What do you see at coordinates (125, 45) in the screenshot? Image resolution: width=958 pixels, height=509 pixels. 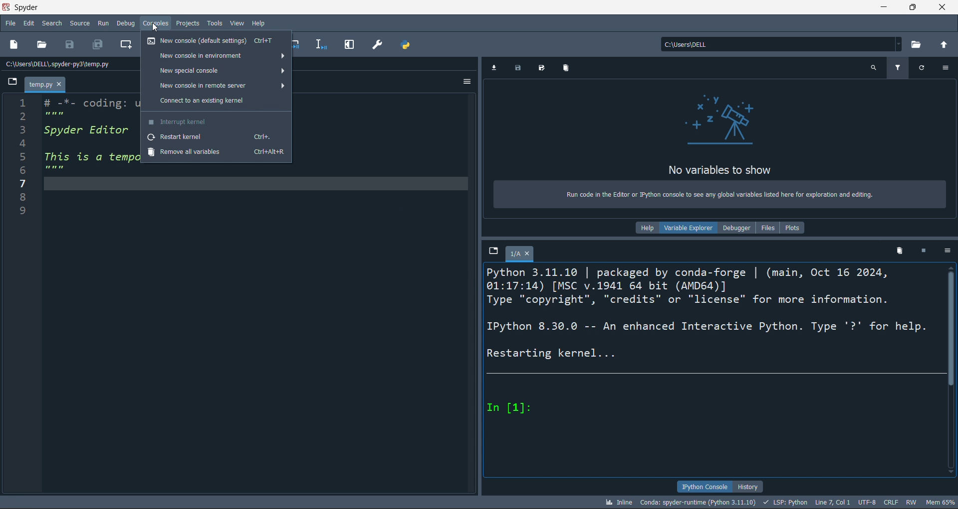 I see `new cell` at bounding box center [125, 45].